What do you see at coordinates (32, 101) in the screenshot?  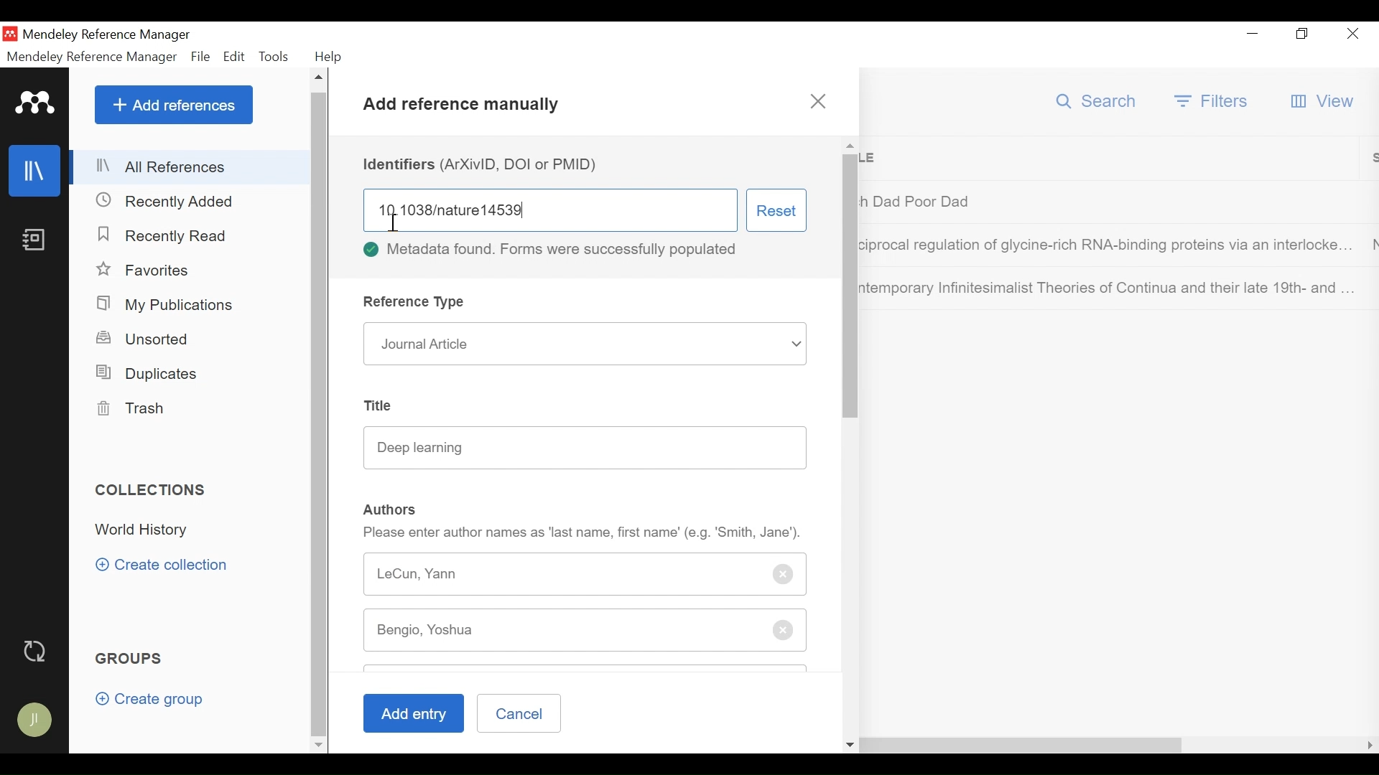 I see `Mendeley Logo` at bounding box center [32, 101].